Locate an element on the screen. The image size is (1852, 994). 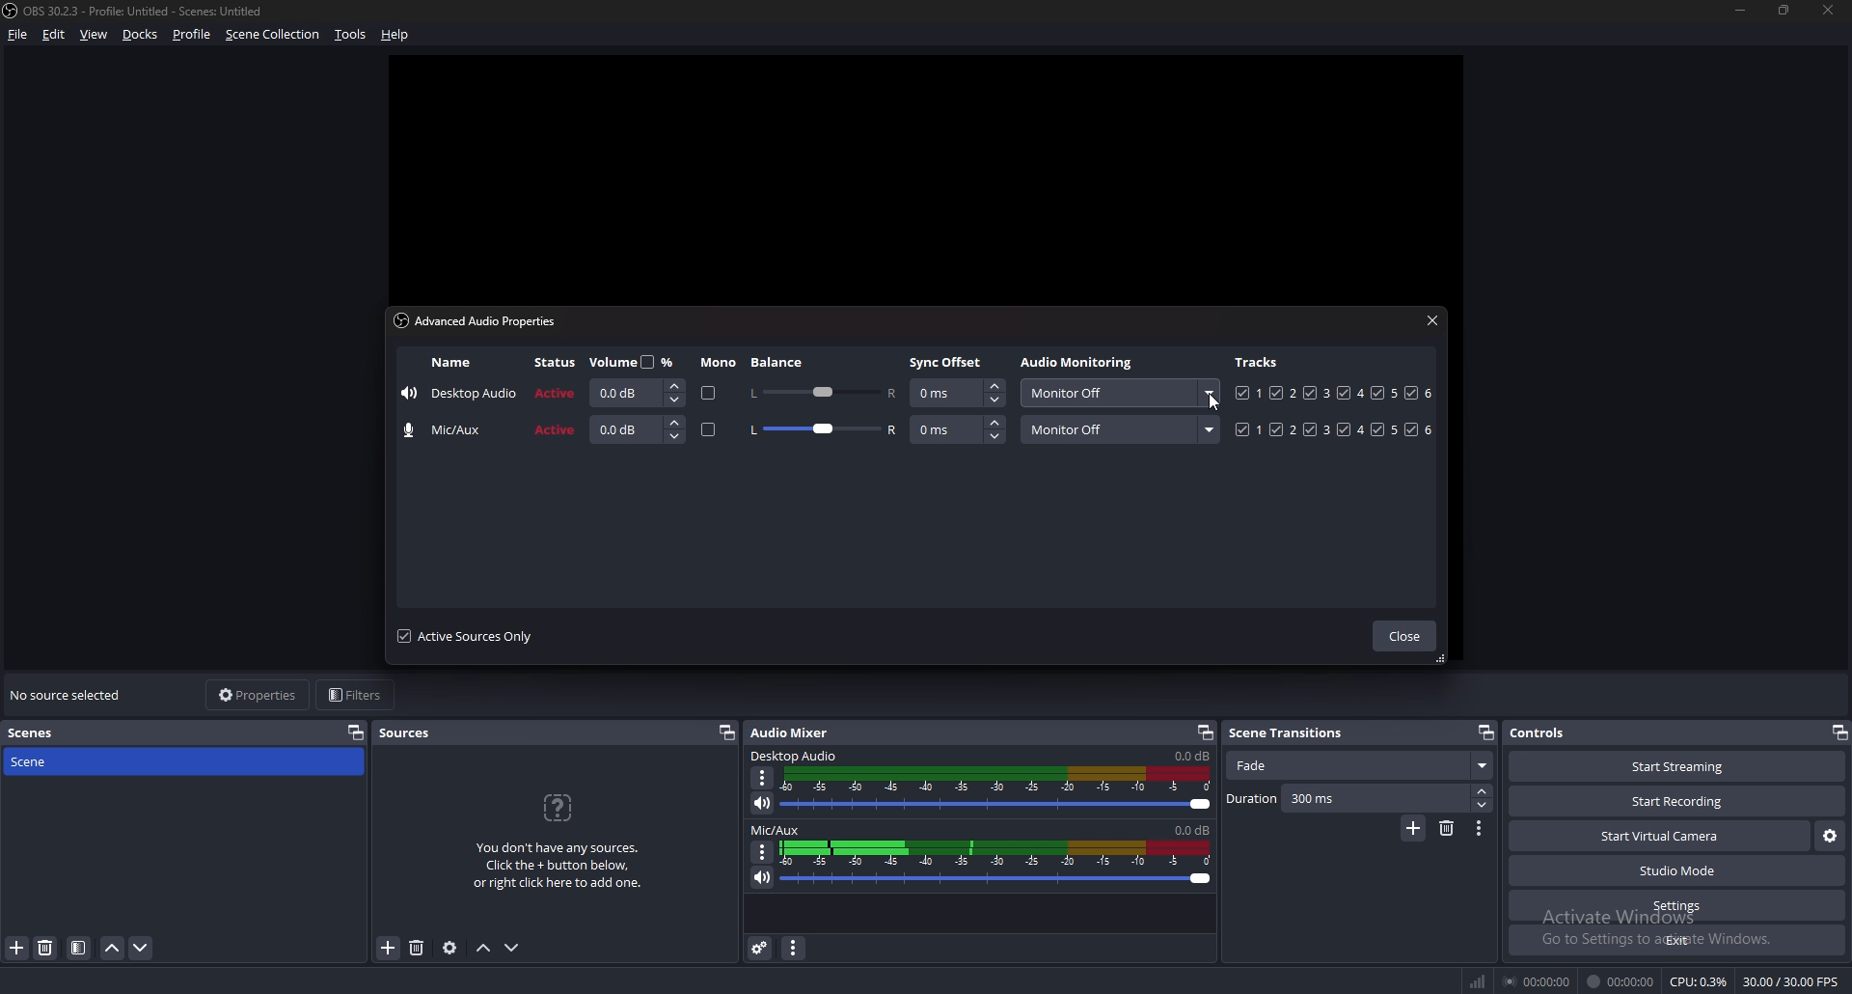
filters is located at coordinates (359, 695).